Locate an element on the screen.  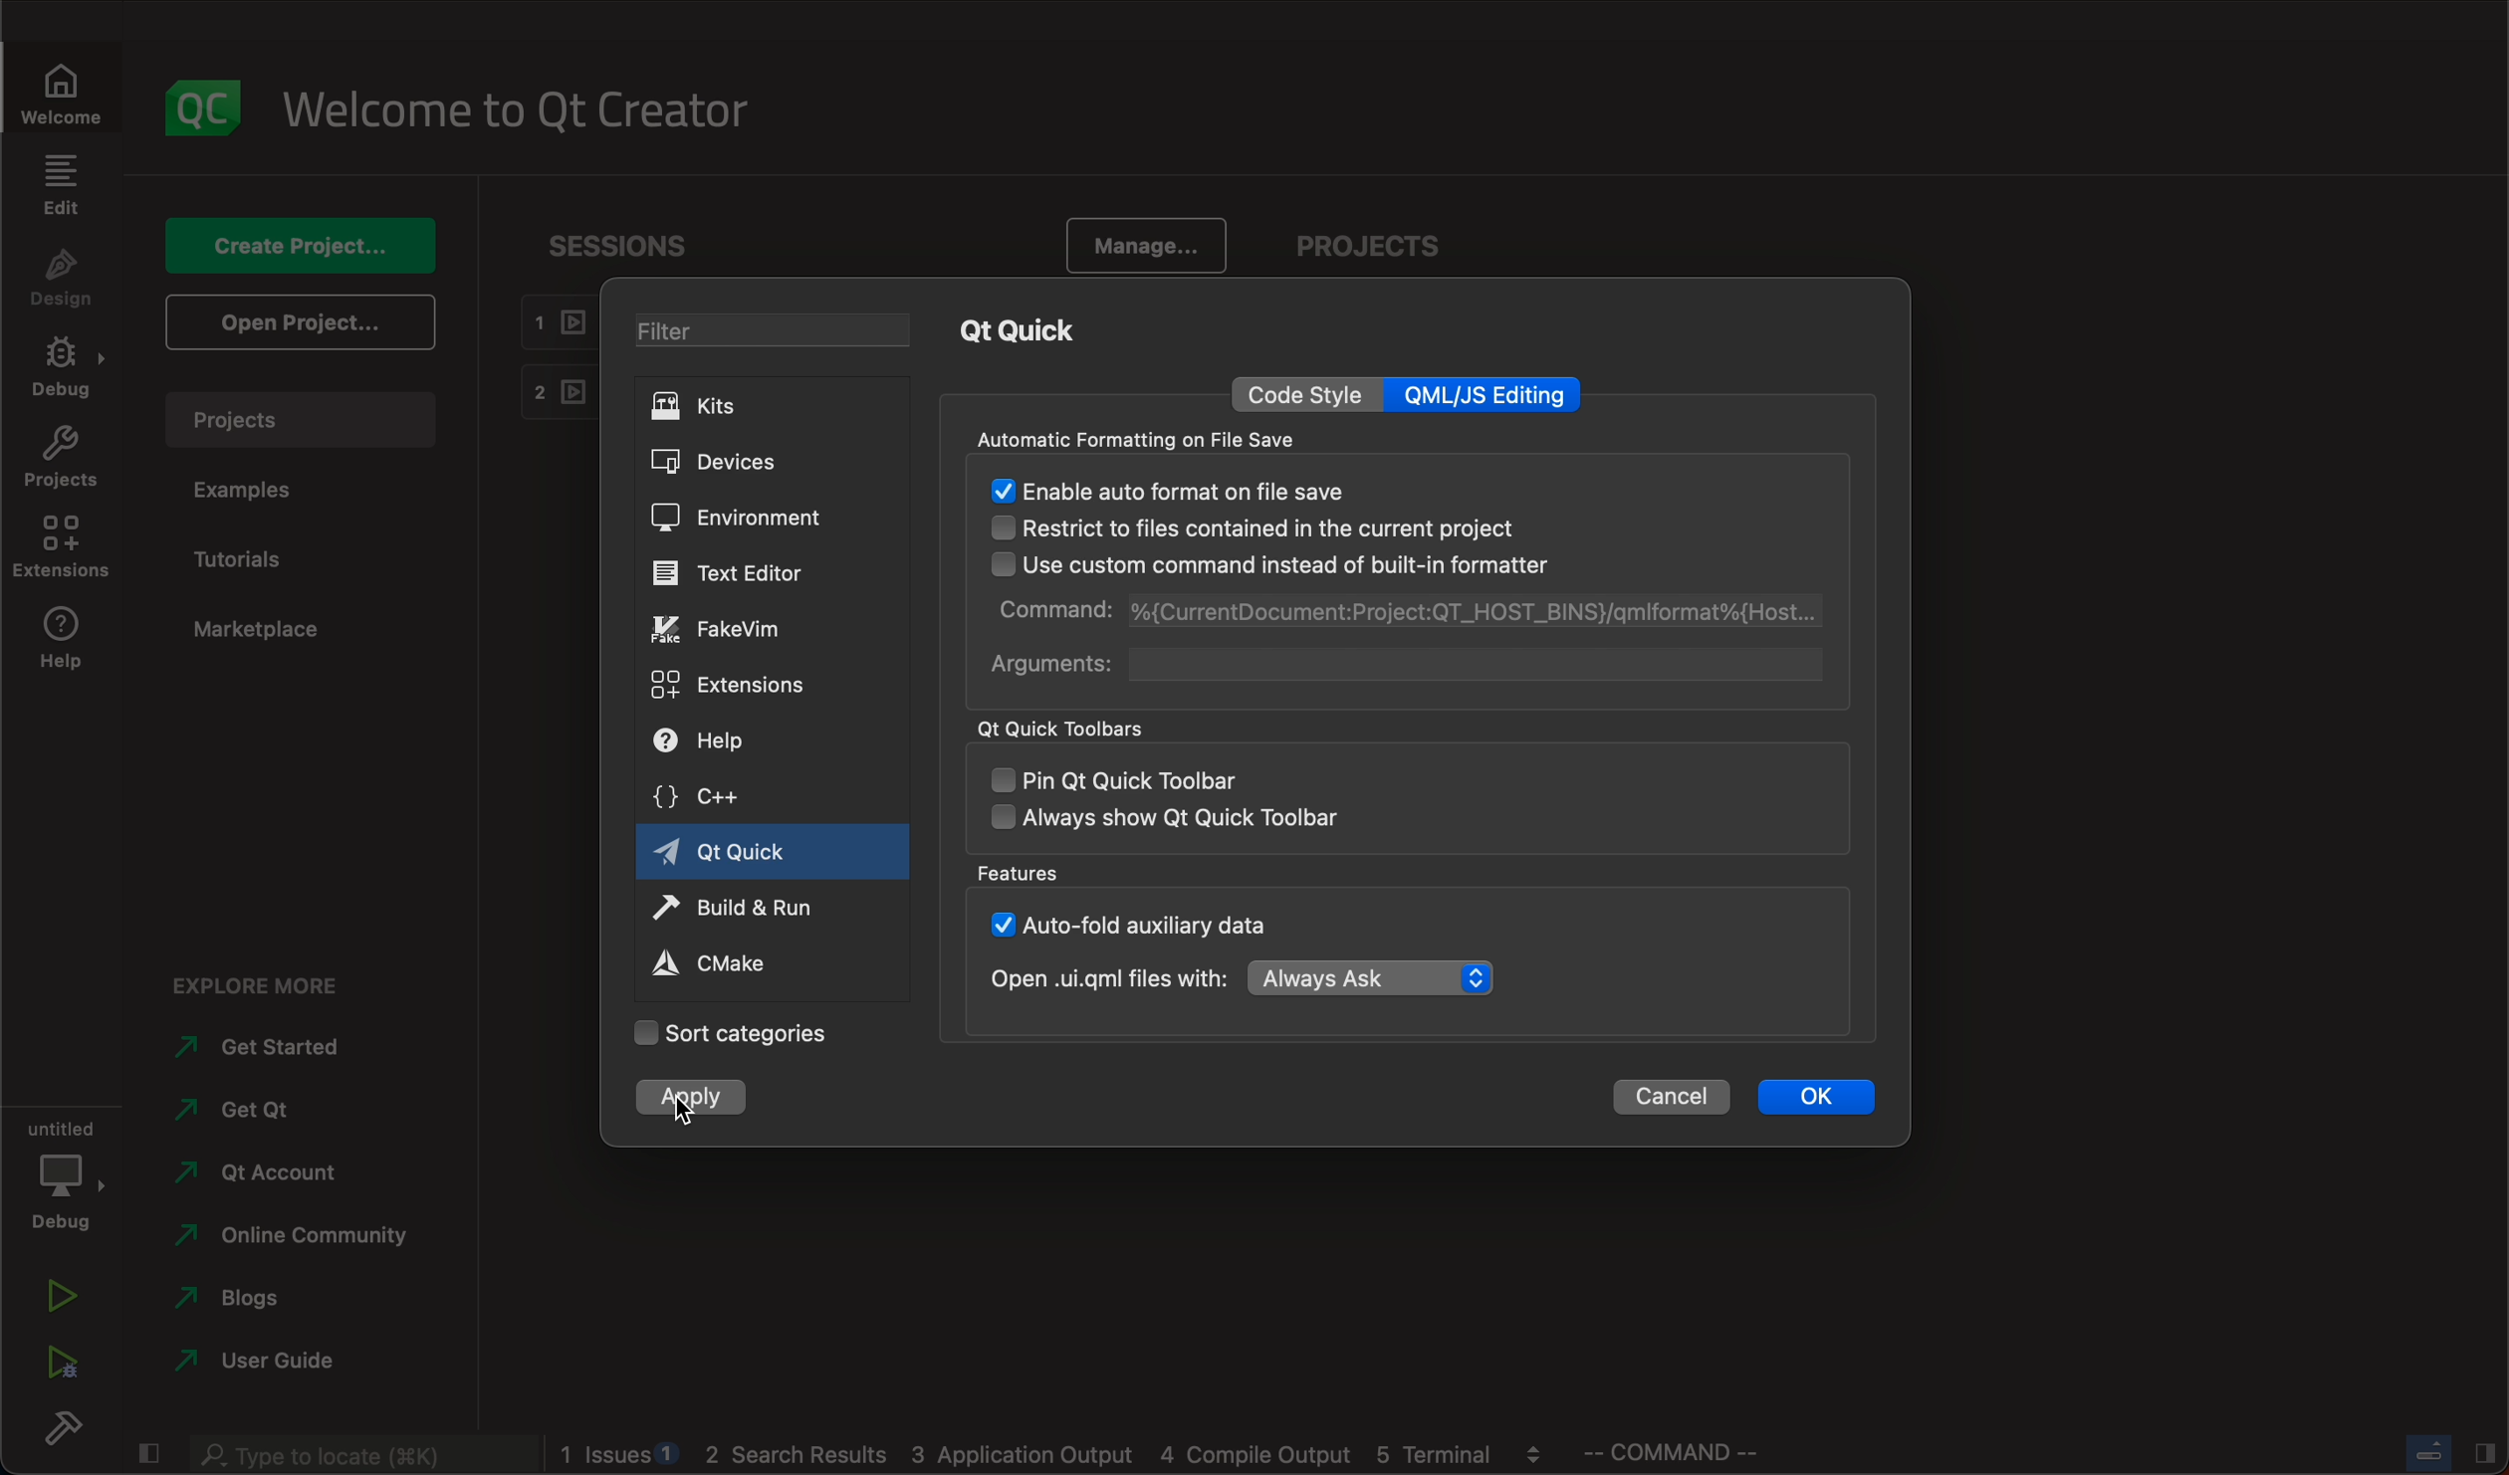
use custom command is located at coordinates (1264, 567).